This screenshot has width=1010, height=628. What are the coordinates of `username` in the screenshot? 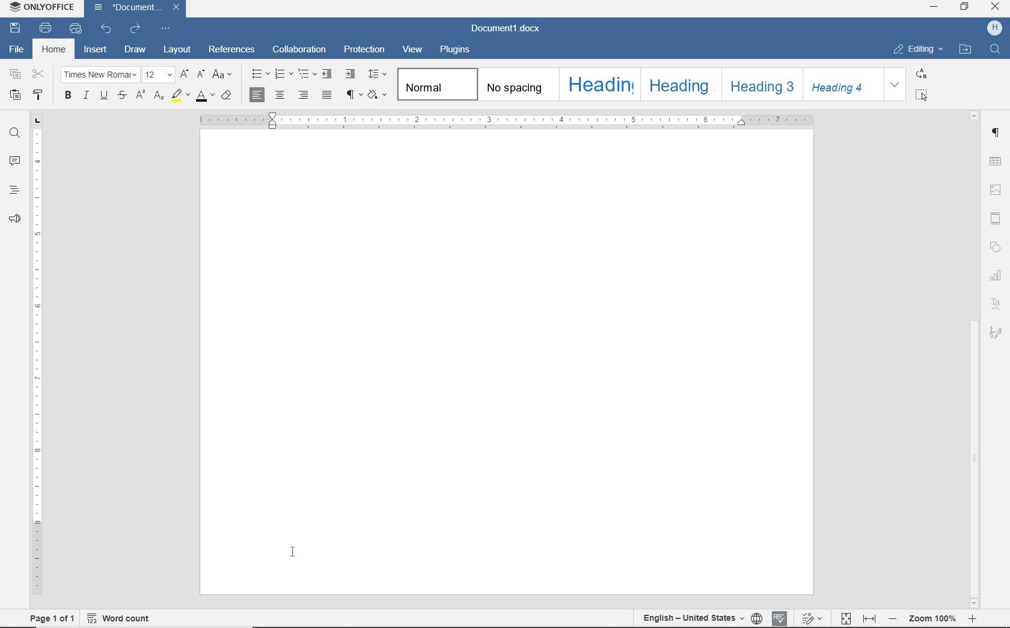 It's located at (994, 29).